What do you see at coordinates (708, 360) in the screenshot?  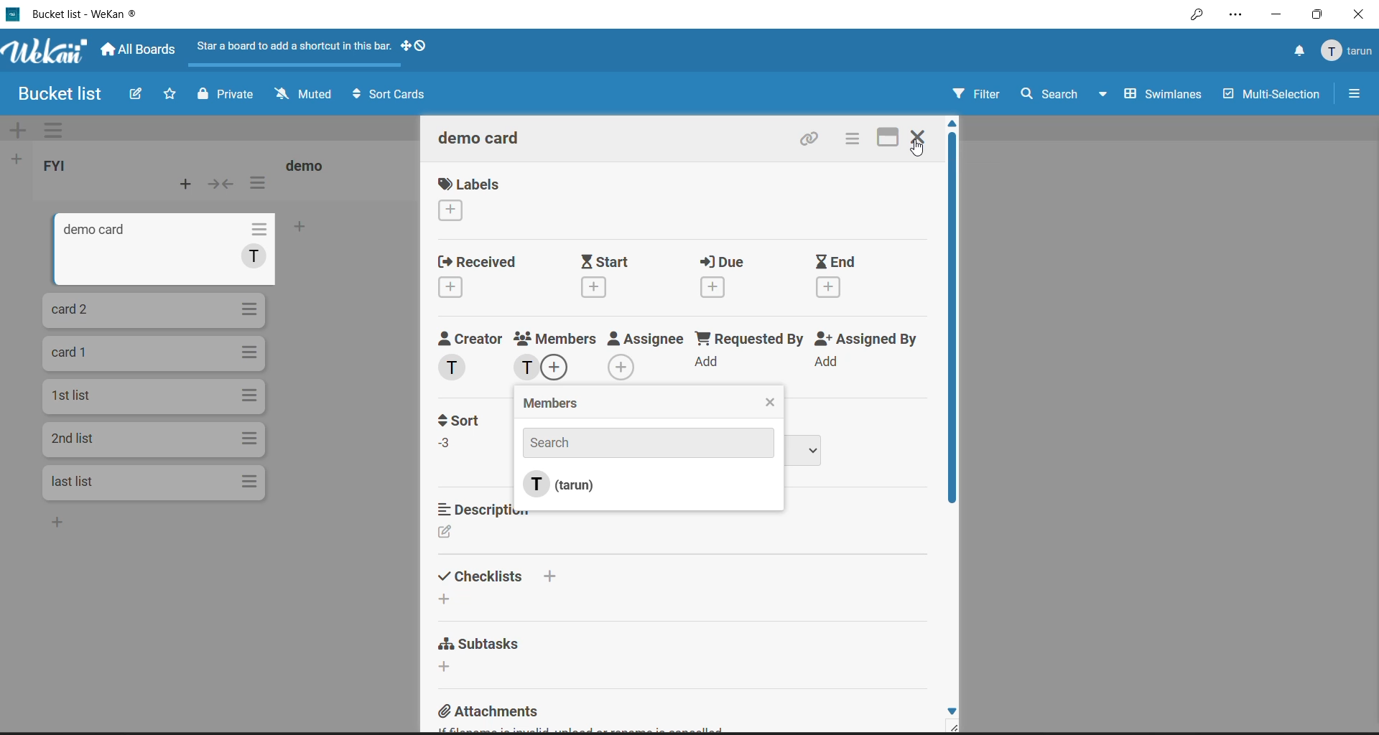 I see `add` at bounding box center [708, 360].